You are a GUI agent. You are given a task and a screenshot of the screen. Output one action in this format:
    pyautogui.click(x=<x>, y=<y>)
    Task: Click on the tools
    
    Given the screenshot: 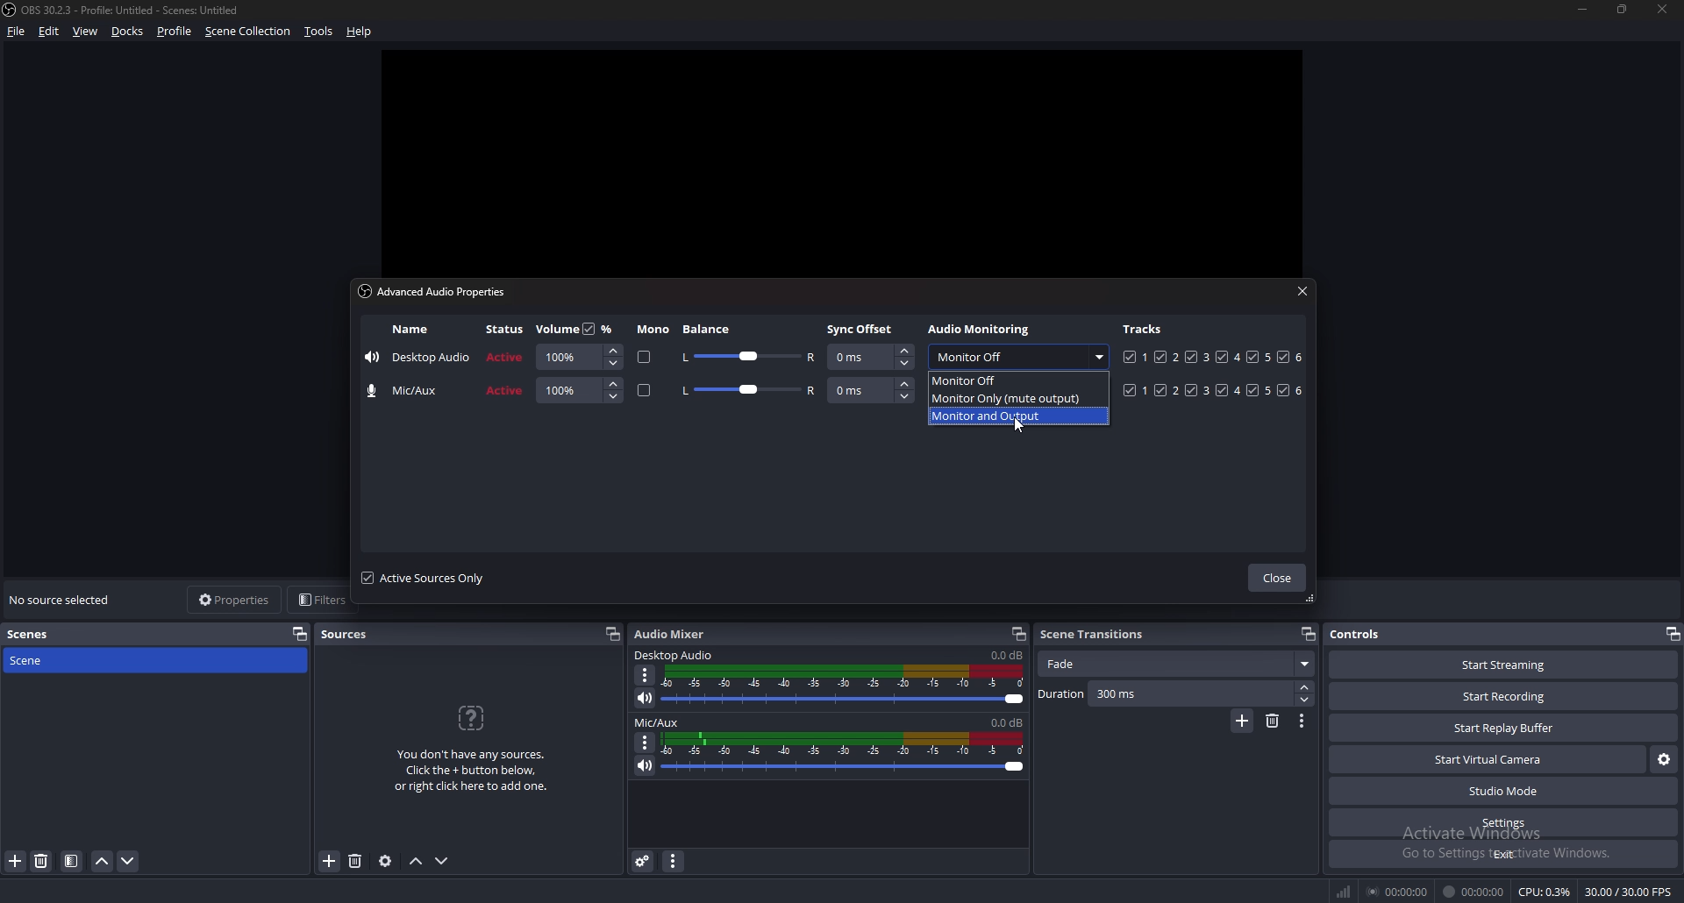 What is the action you would take?
    pyautogui.click(x=320, y=32)
    